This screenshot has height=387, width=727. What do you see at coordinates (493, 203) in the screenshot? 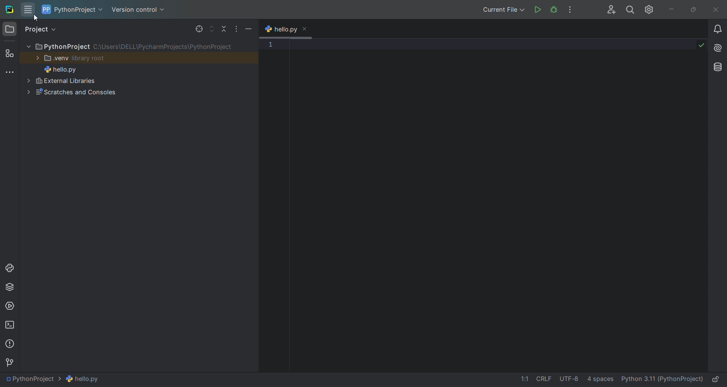
I see `text editor` at bounding box center [493, 203].